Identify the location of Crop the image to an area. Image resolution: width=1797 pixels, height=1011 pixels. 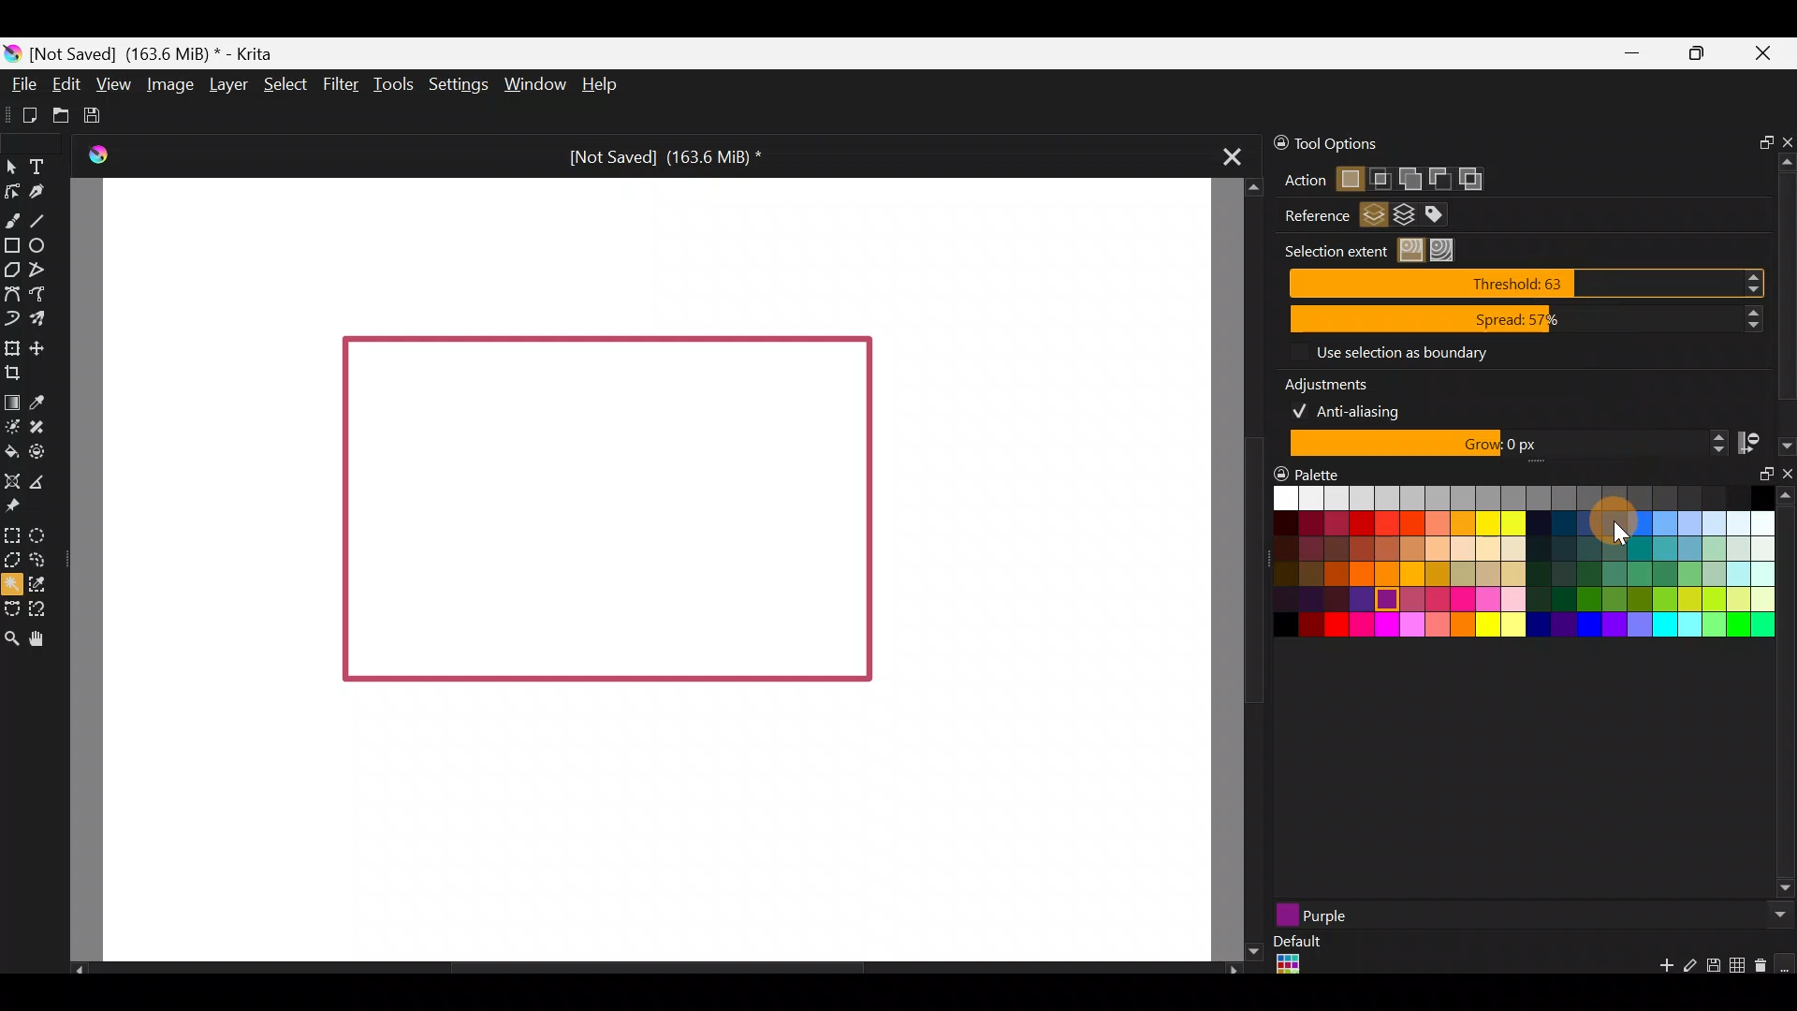
(22, 374).